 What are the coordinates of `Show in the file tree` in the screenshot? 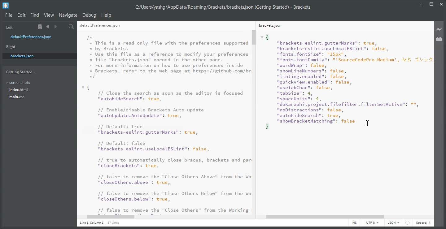 It's located at (41, 27).